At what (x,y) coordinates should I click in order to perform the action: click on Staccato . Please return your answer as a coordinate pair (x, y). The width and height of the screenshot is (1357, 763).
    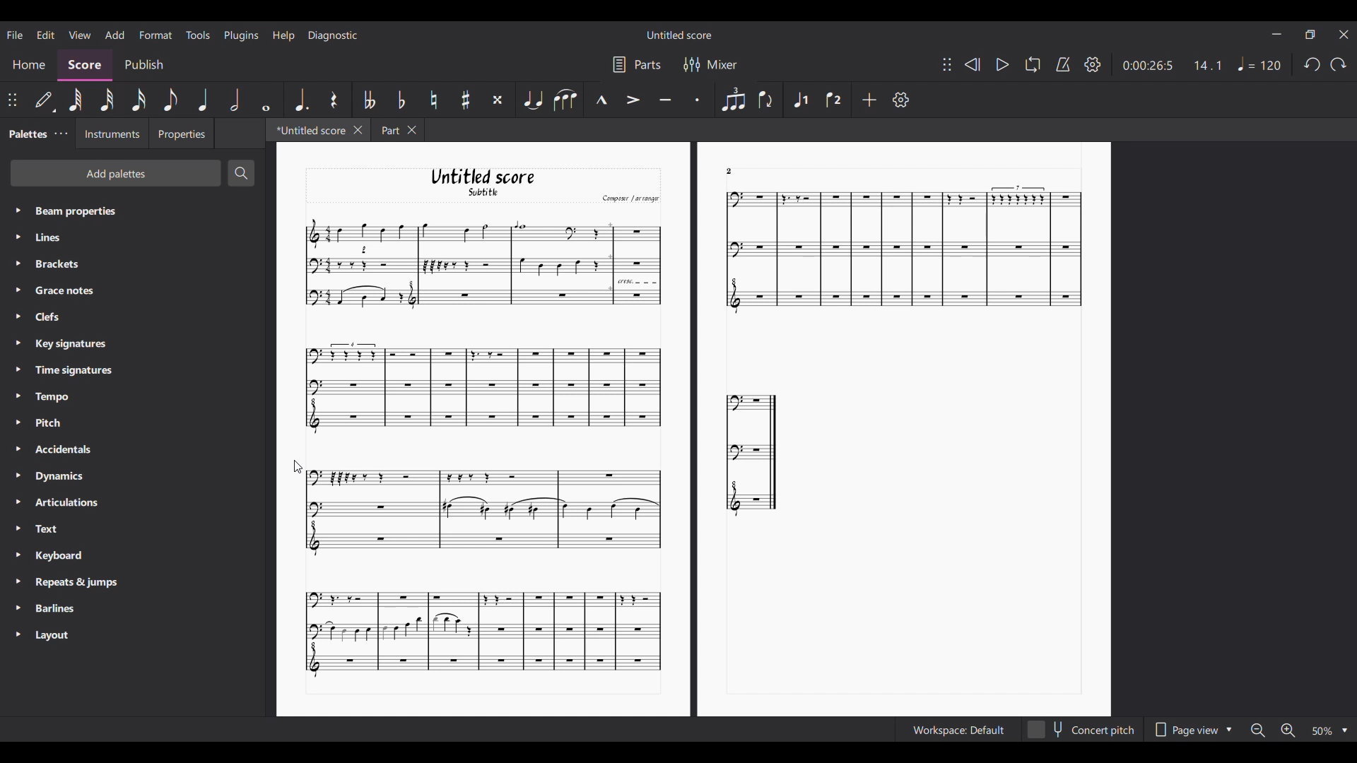
    Looking at the image, I should click on (699, 97).